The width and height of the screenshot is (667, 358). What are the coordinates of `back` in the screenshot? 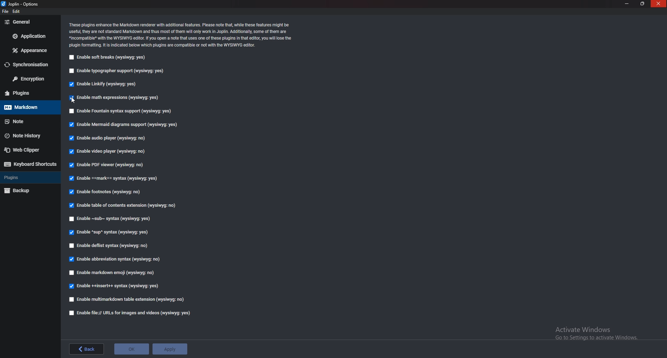 It's located at (86, 349).